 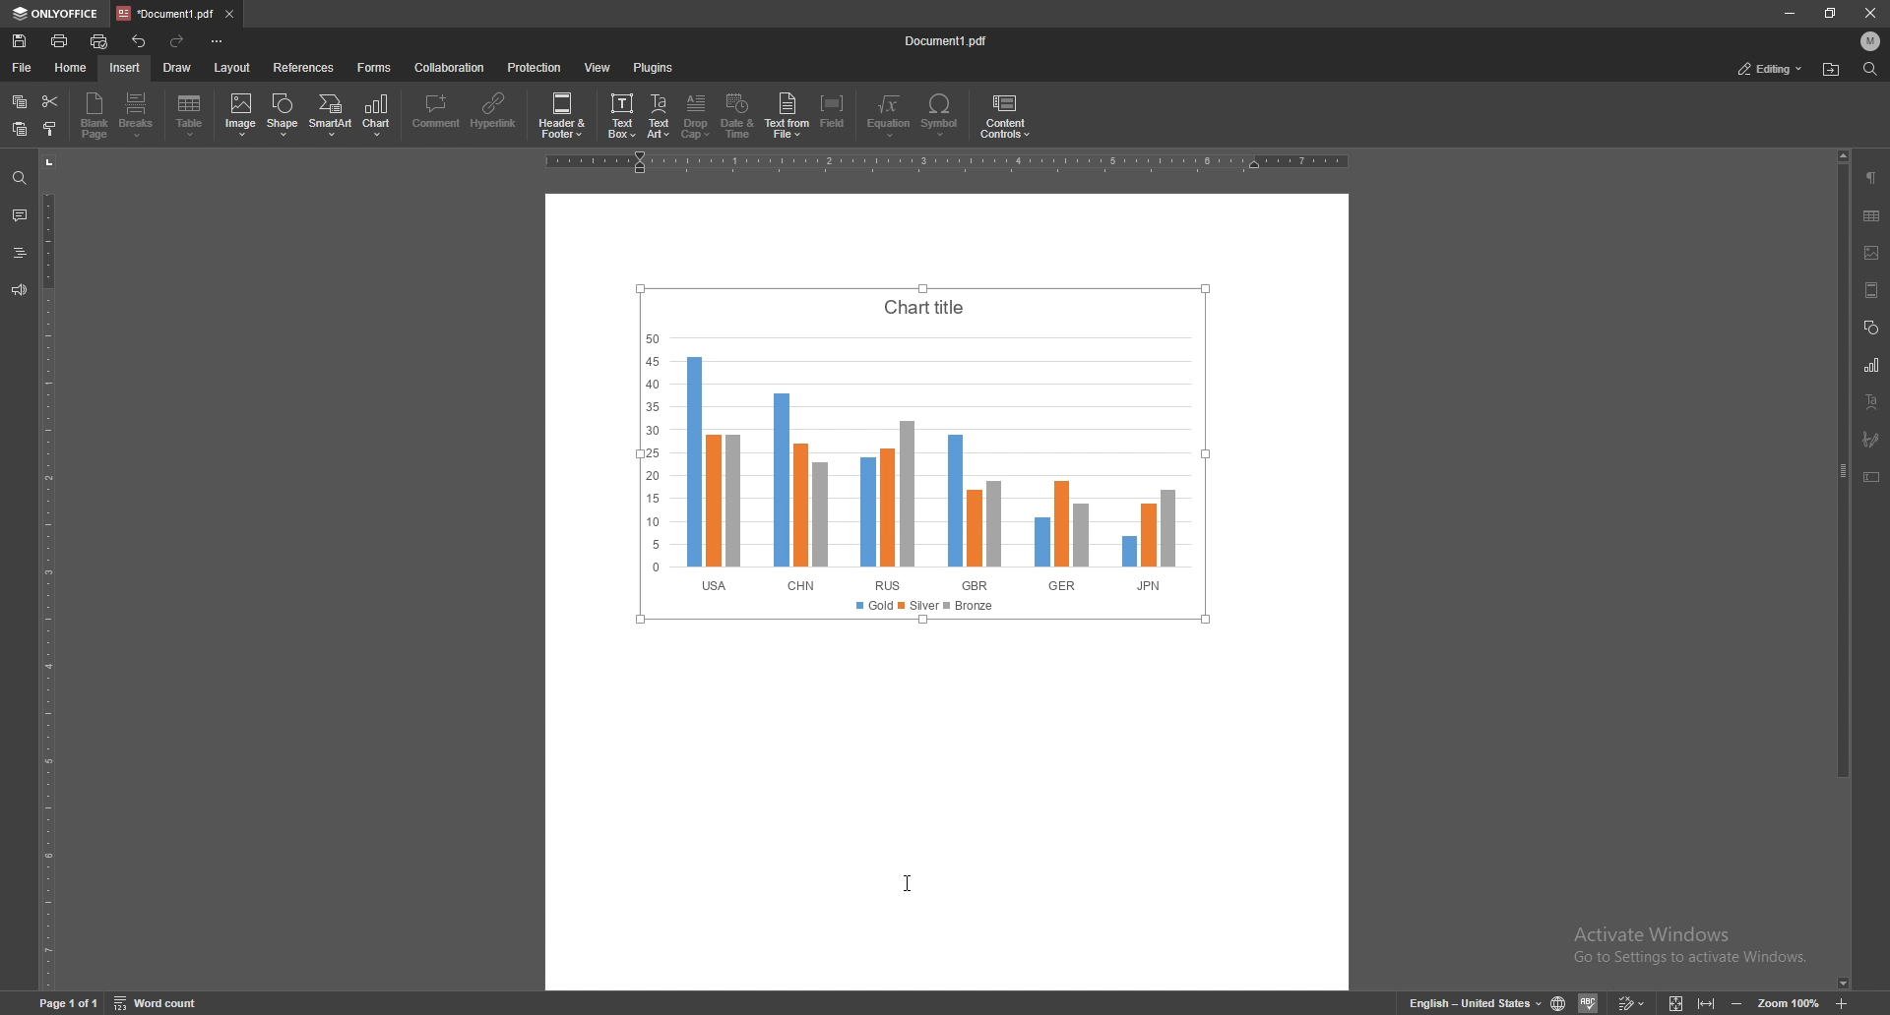 I want to click on resize, so click(x=1833, y=12).